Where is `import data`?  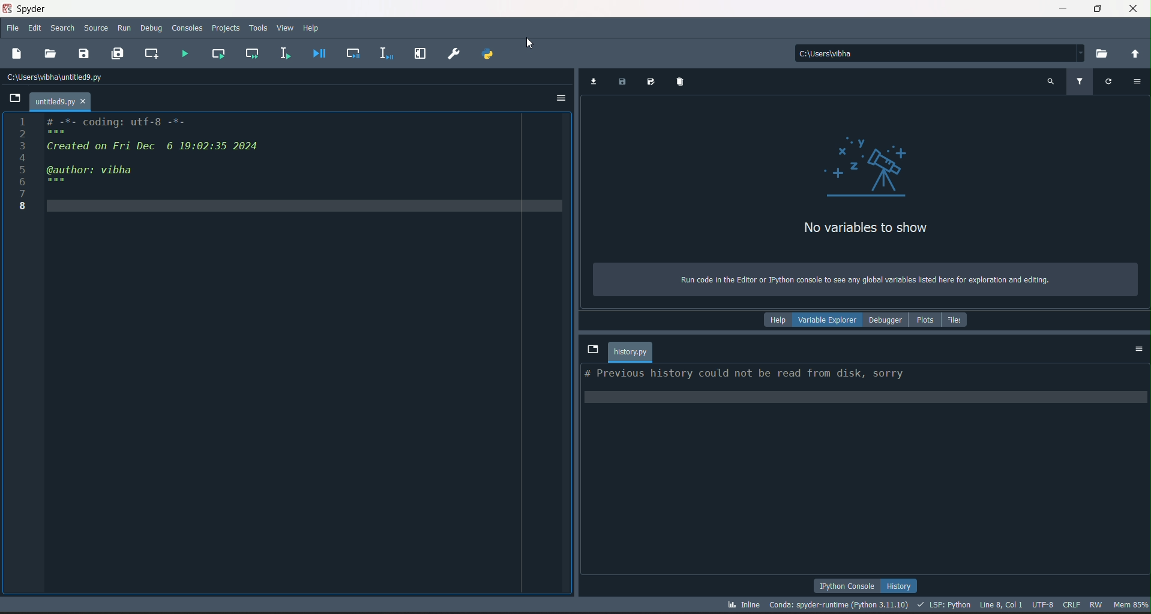
import data is located at coordinates (593, 83).